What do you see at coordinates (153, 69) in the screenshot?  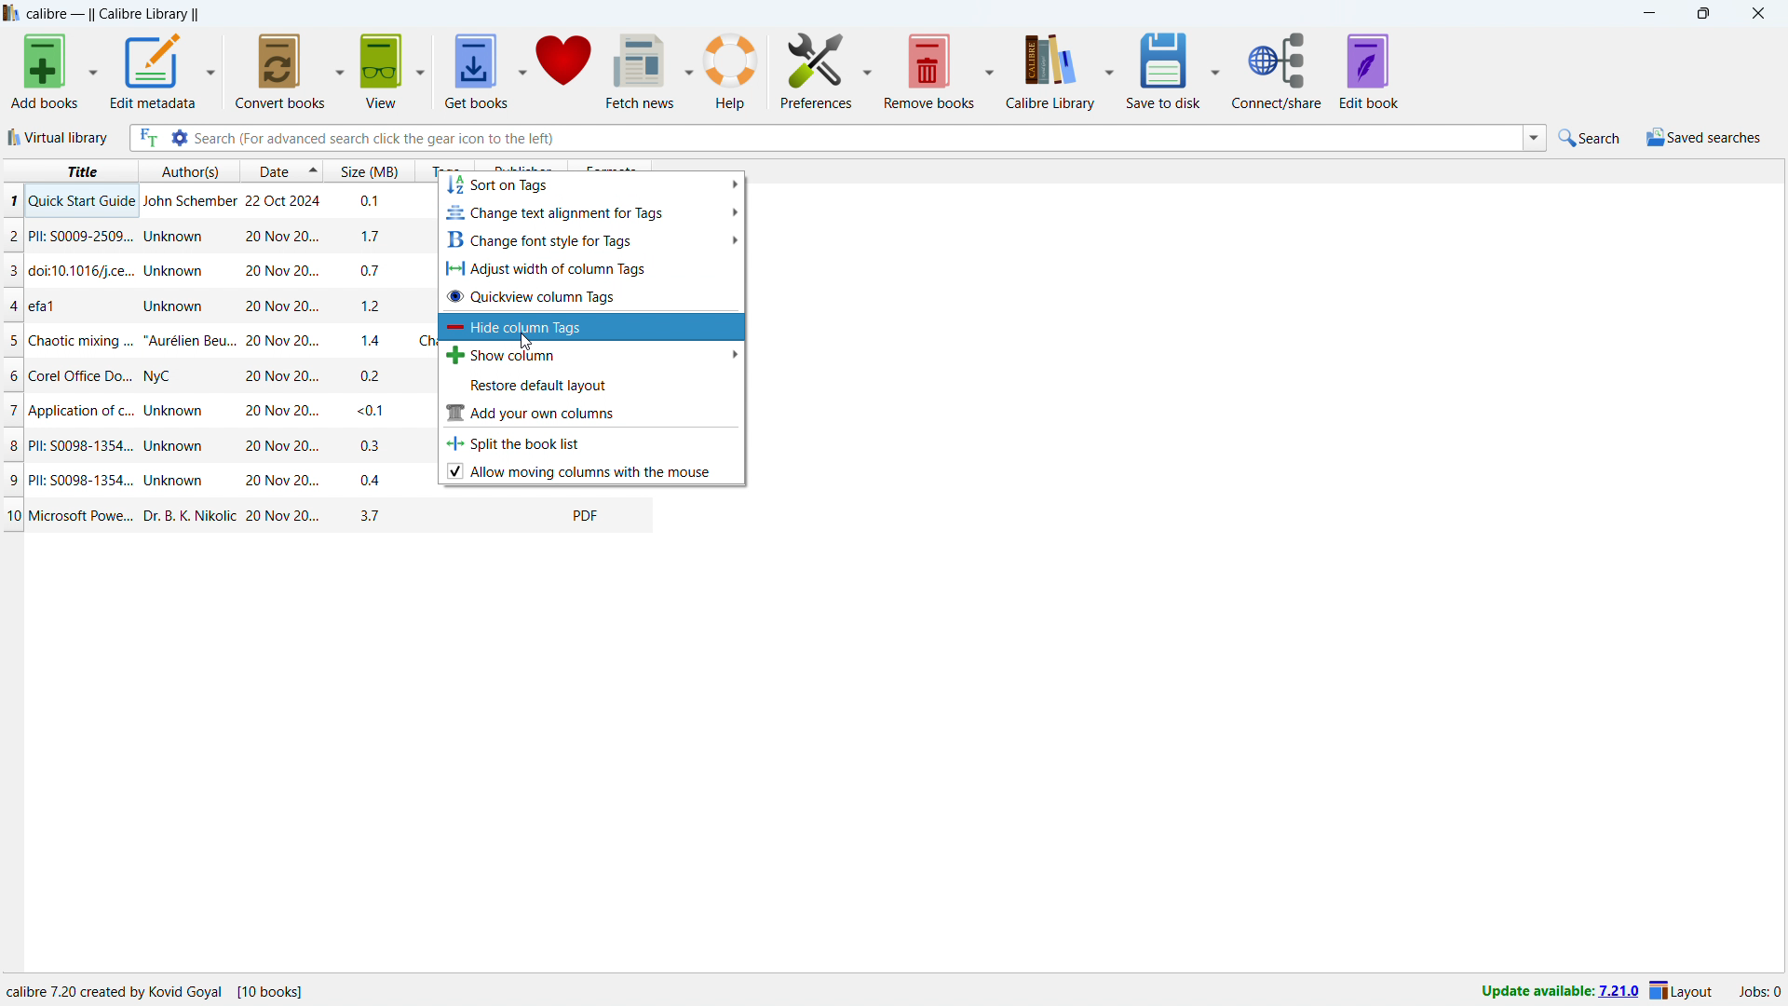 I see `edit metadata` at bounding box center [153, 69].